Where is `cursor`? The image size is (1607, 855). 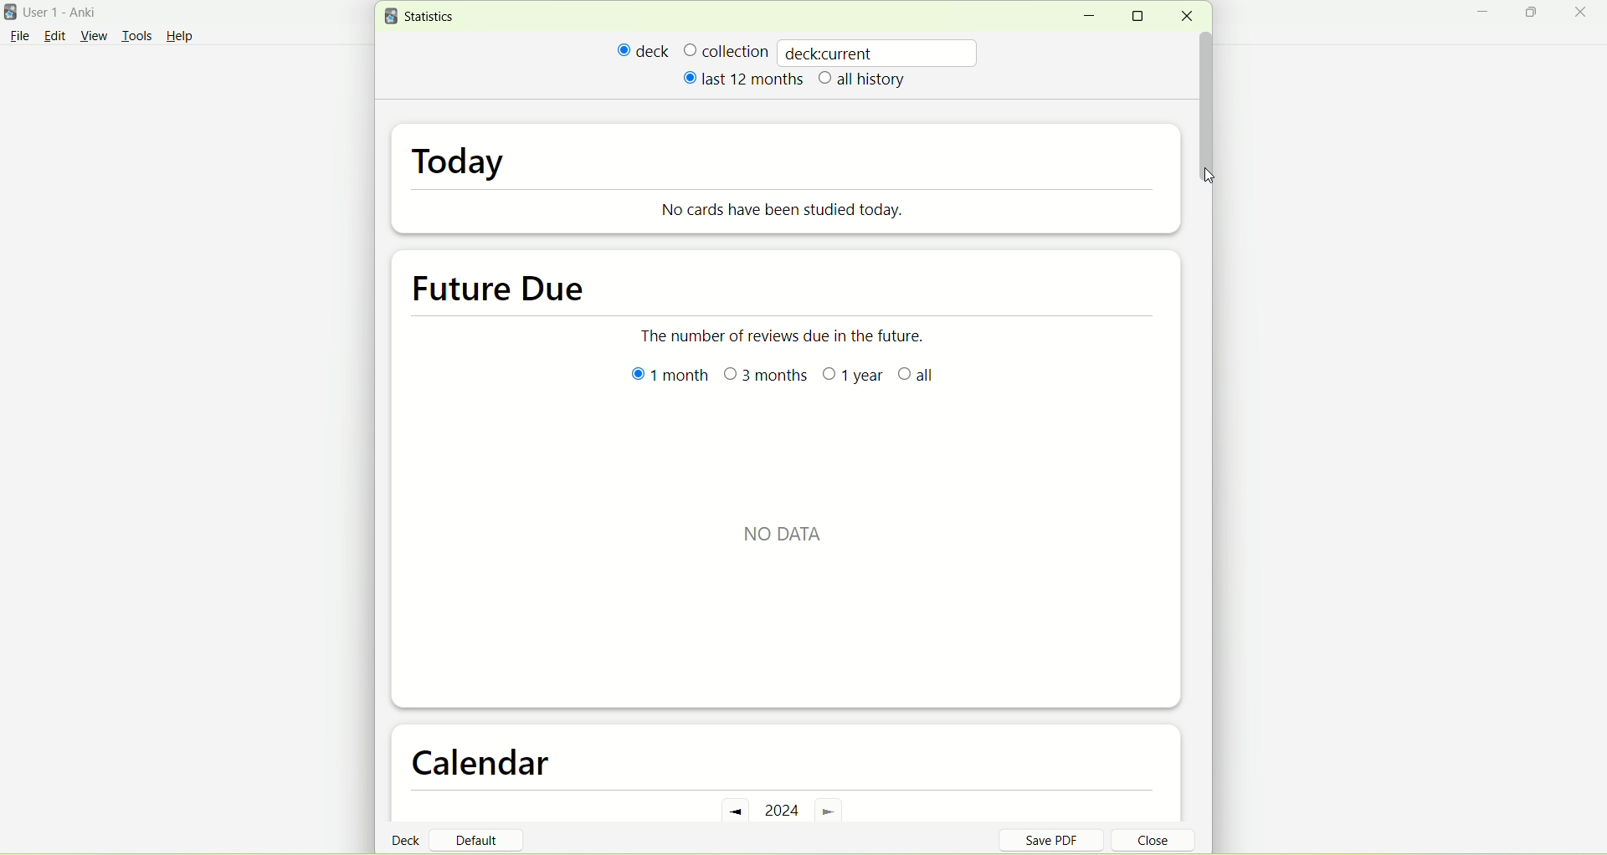 cursor is located at coordinates (1212, 176).